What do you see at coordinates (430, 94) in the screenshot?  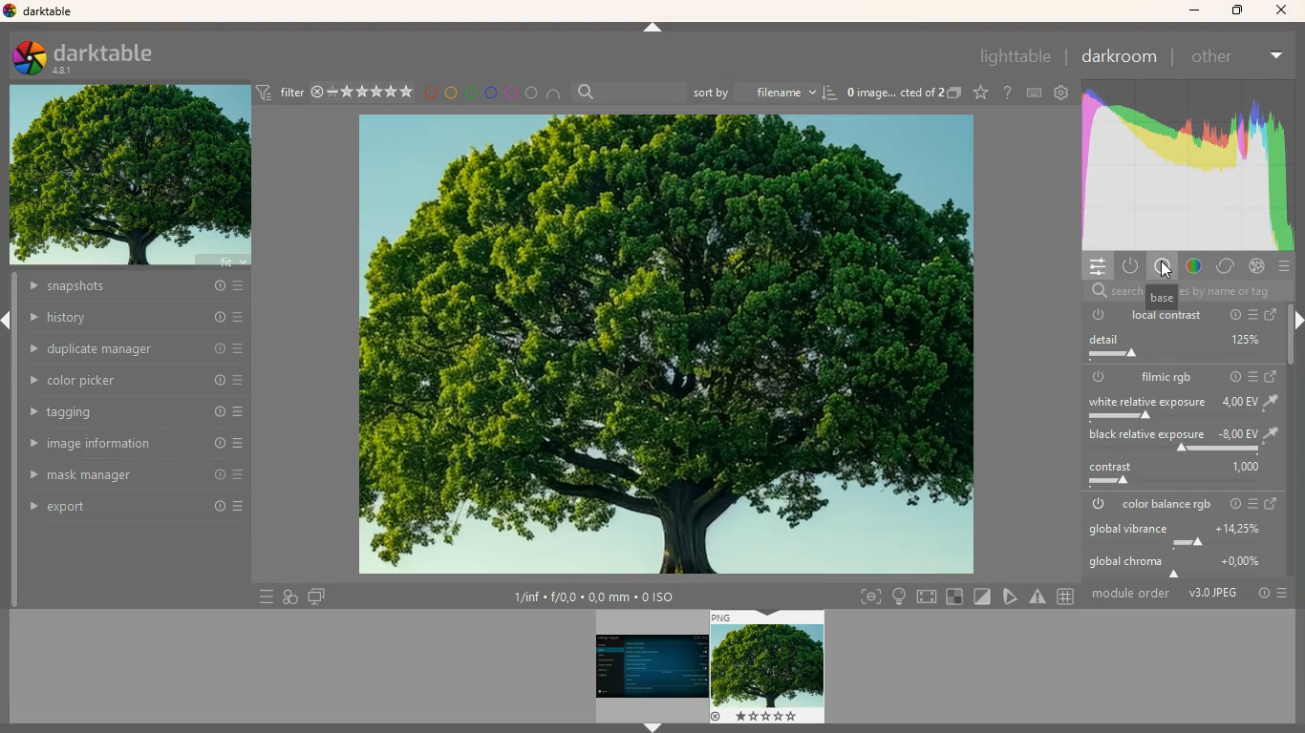 I see `red circle` at bounding box center [430, 94].